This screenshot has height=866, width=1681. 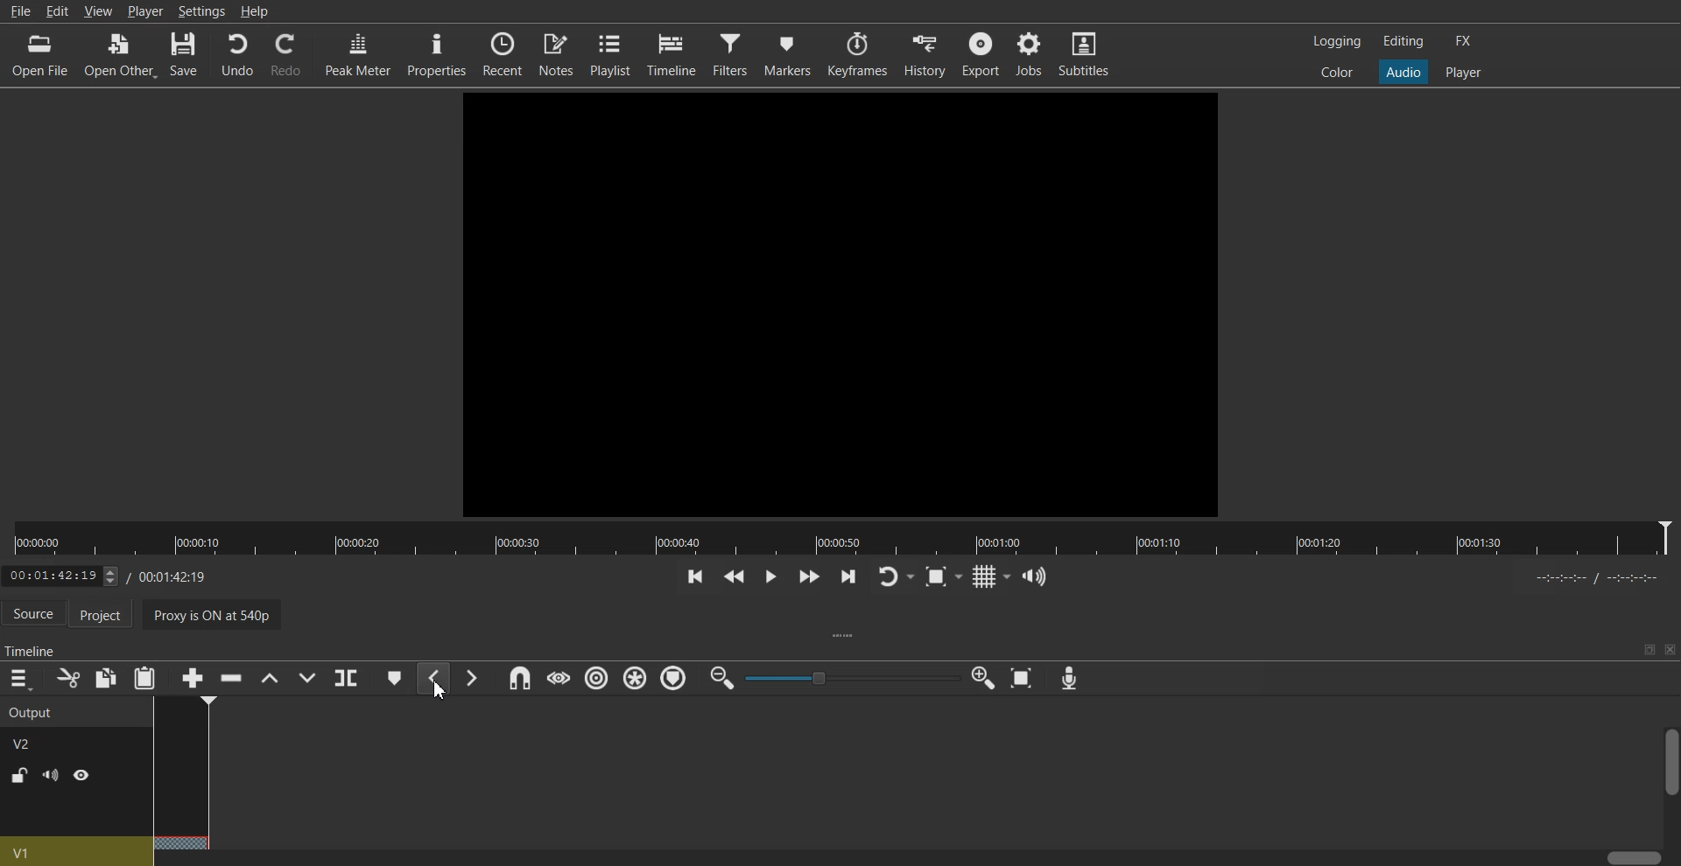 What do you see at coordinates (103, 574) in the screenshot?
I see `Adjust Time Selector` at bounding box center [103, 574].